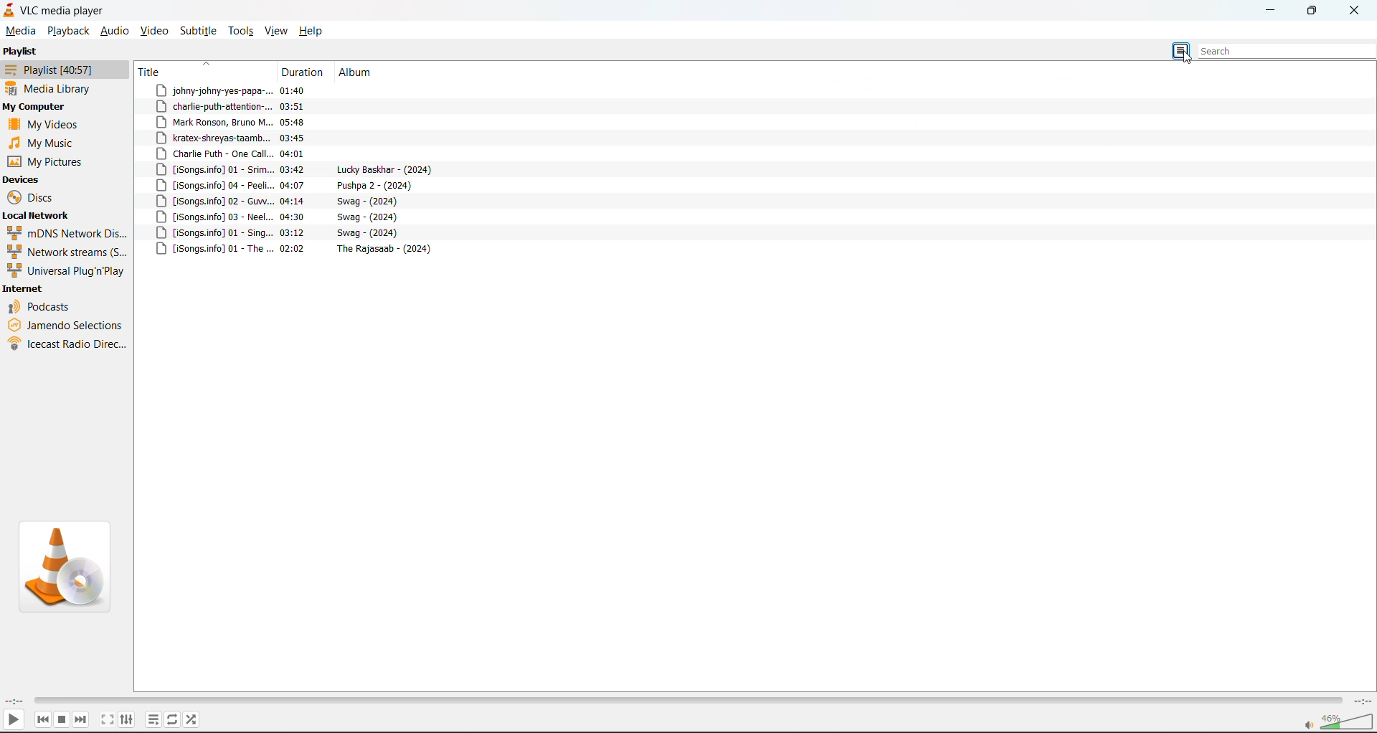 This screenshot has width=1377, height=733. What do you see at coordinates (67, 252) in the screenshot?
I see `network streams` at bounding box center [67, 252].